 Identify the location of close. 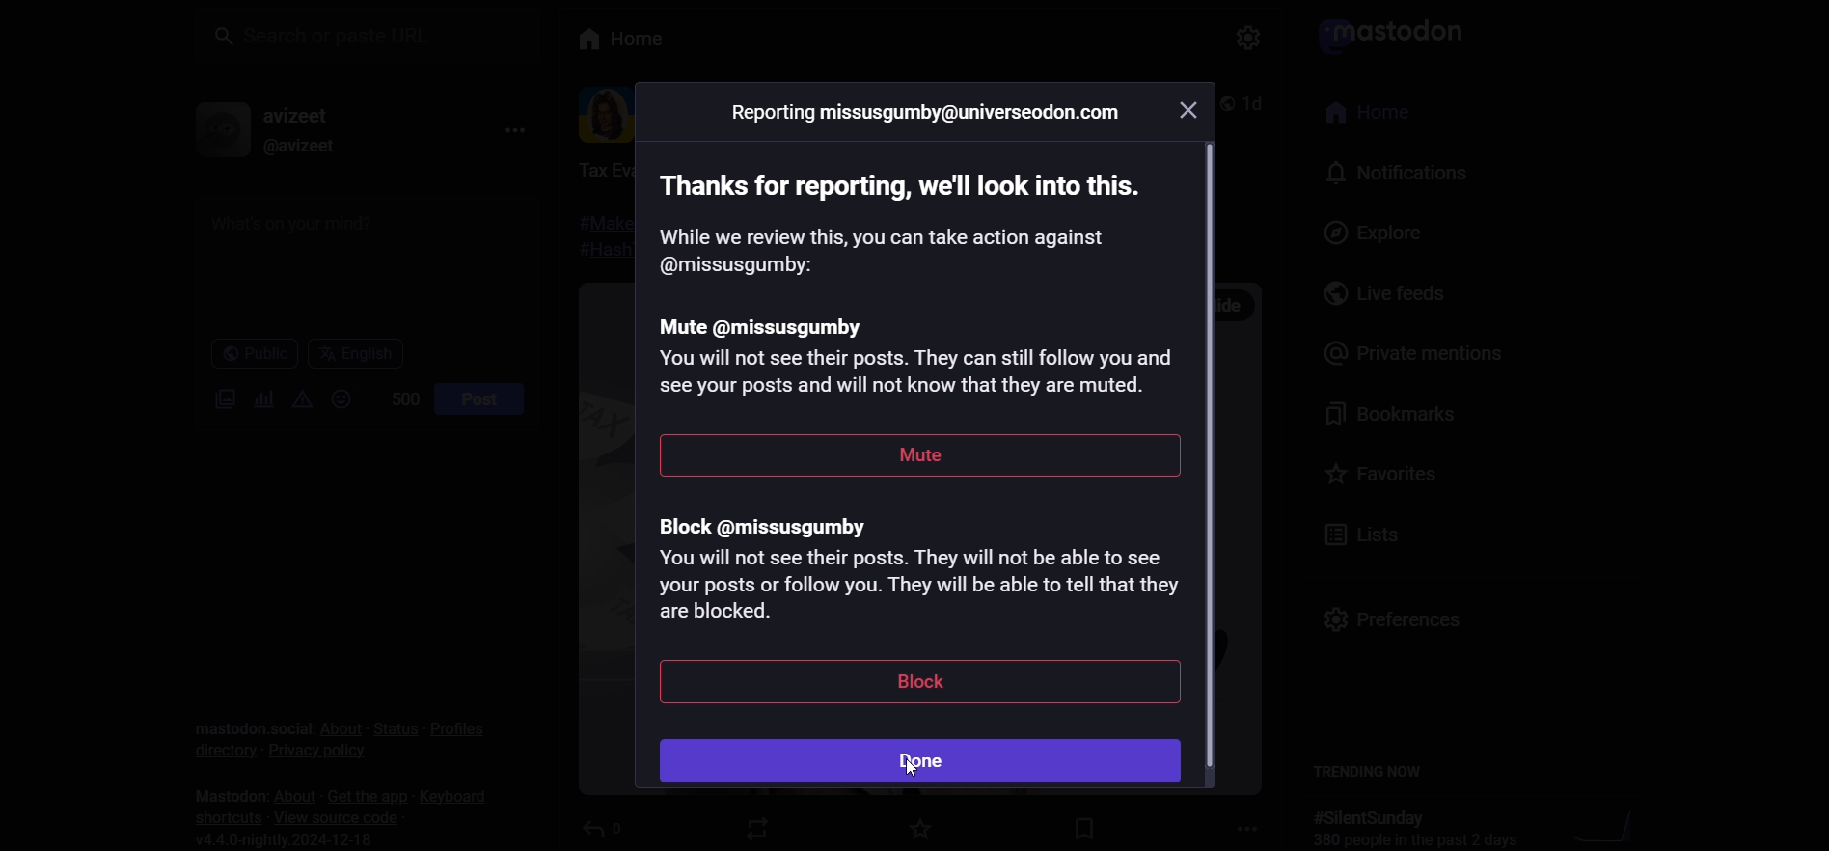
(1192, 112).